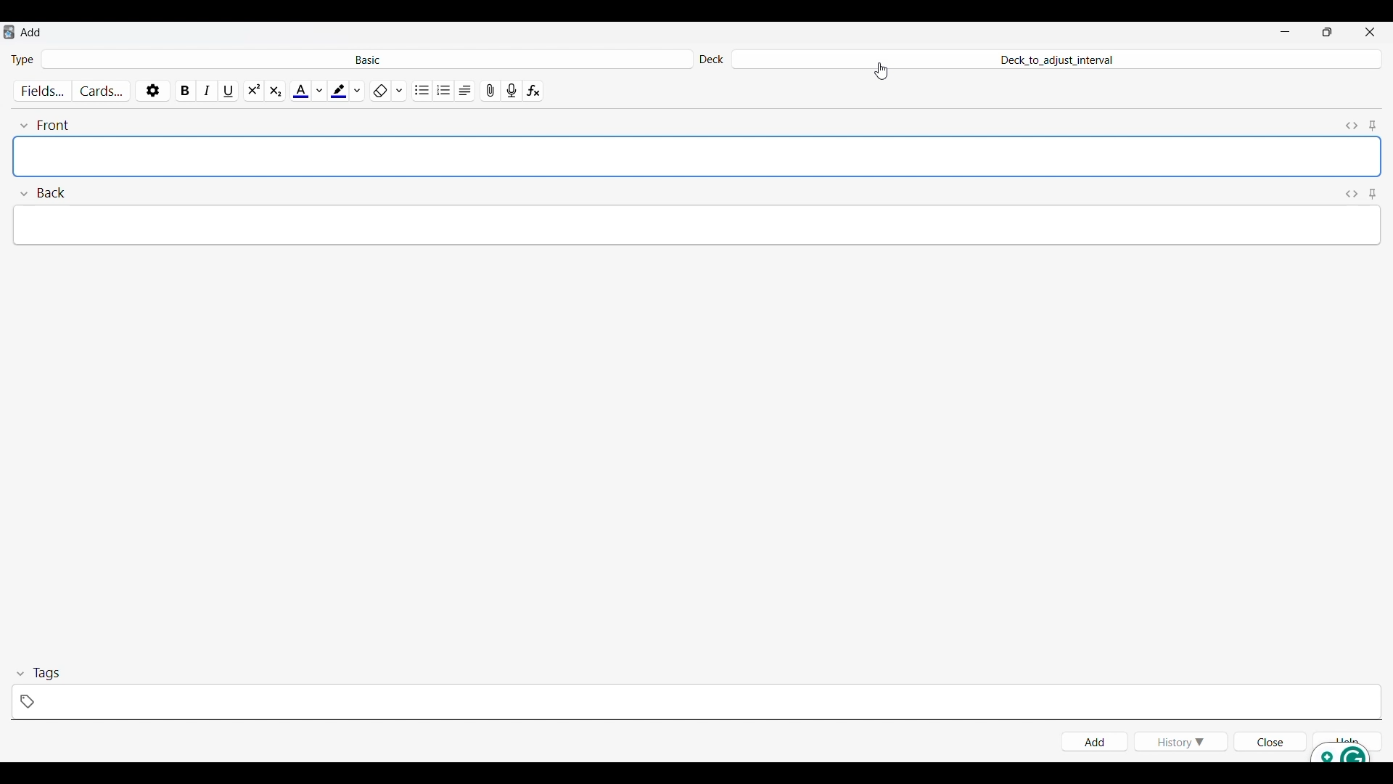 The image size is (1393, 784). I want to click on Window name, so click(32, 32).